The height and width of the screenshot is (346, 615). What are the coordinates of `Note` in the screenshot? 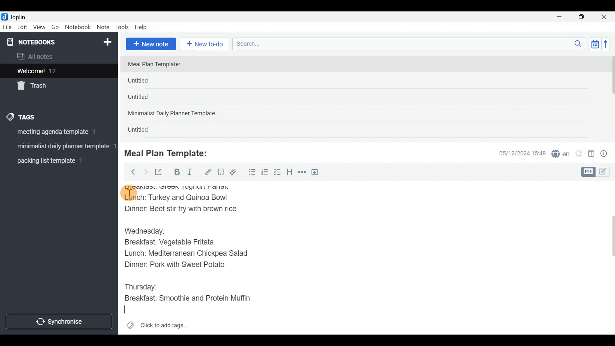 It's located at (104, 28).